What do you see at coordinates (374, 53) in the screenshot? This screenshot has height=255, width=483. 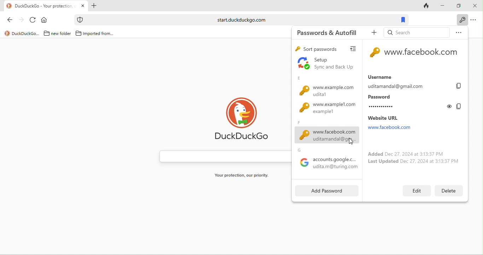 I see `key icon` at bounding box center [374, 53].